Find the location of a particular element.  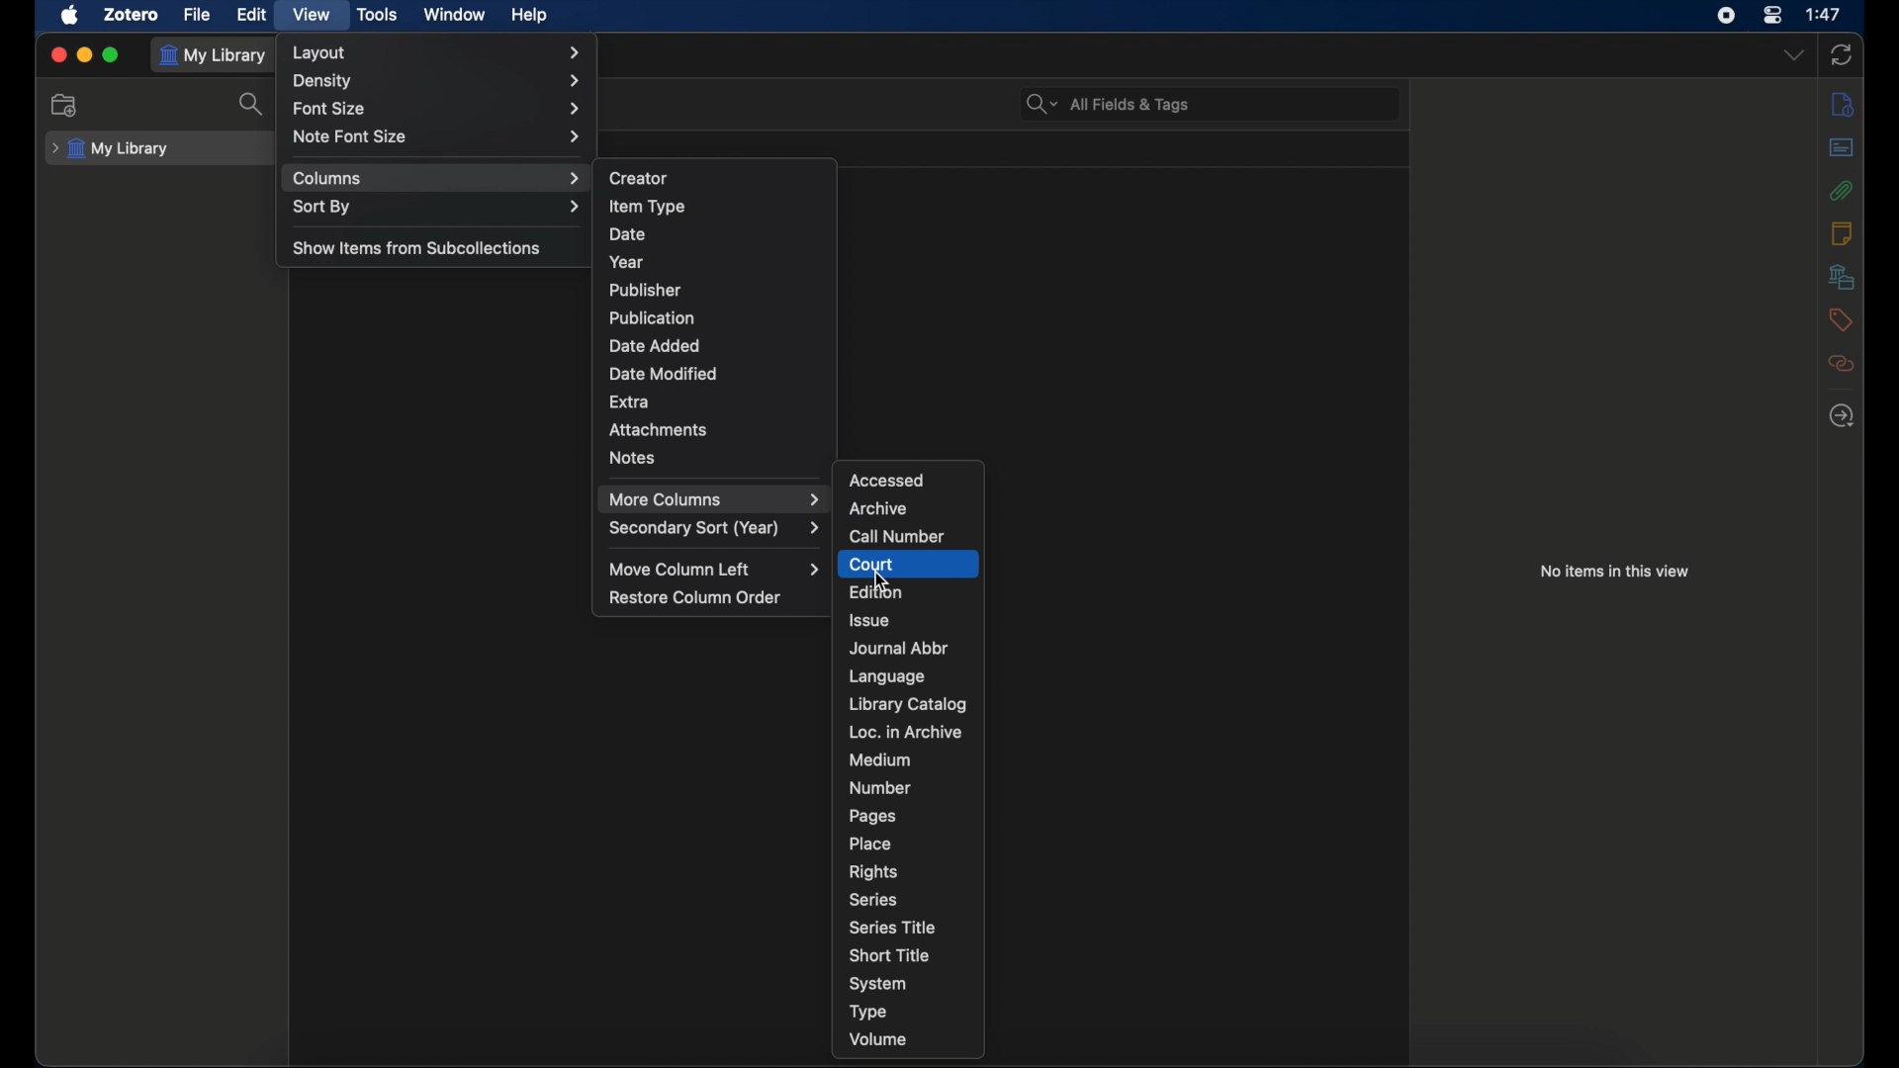

court is located at coordinates (907, 566).